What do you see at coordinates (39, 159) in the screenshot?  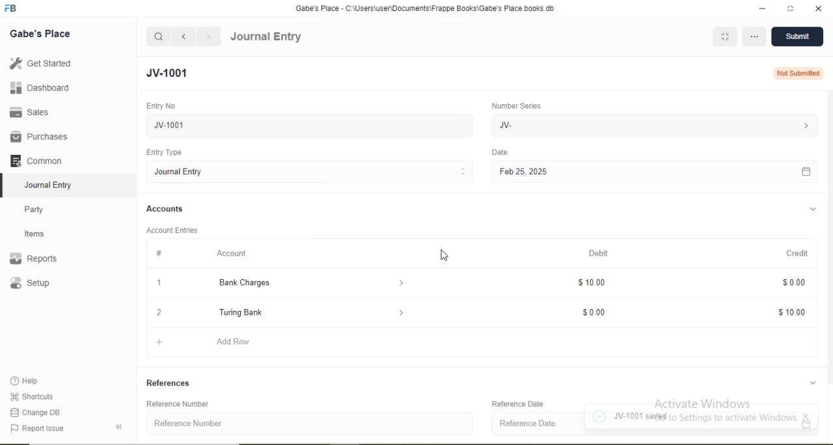 I see `Common` at bounding box center [39, 159].